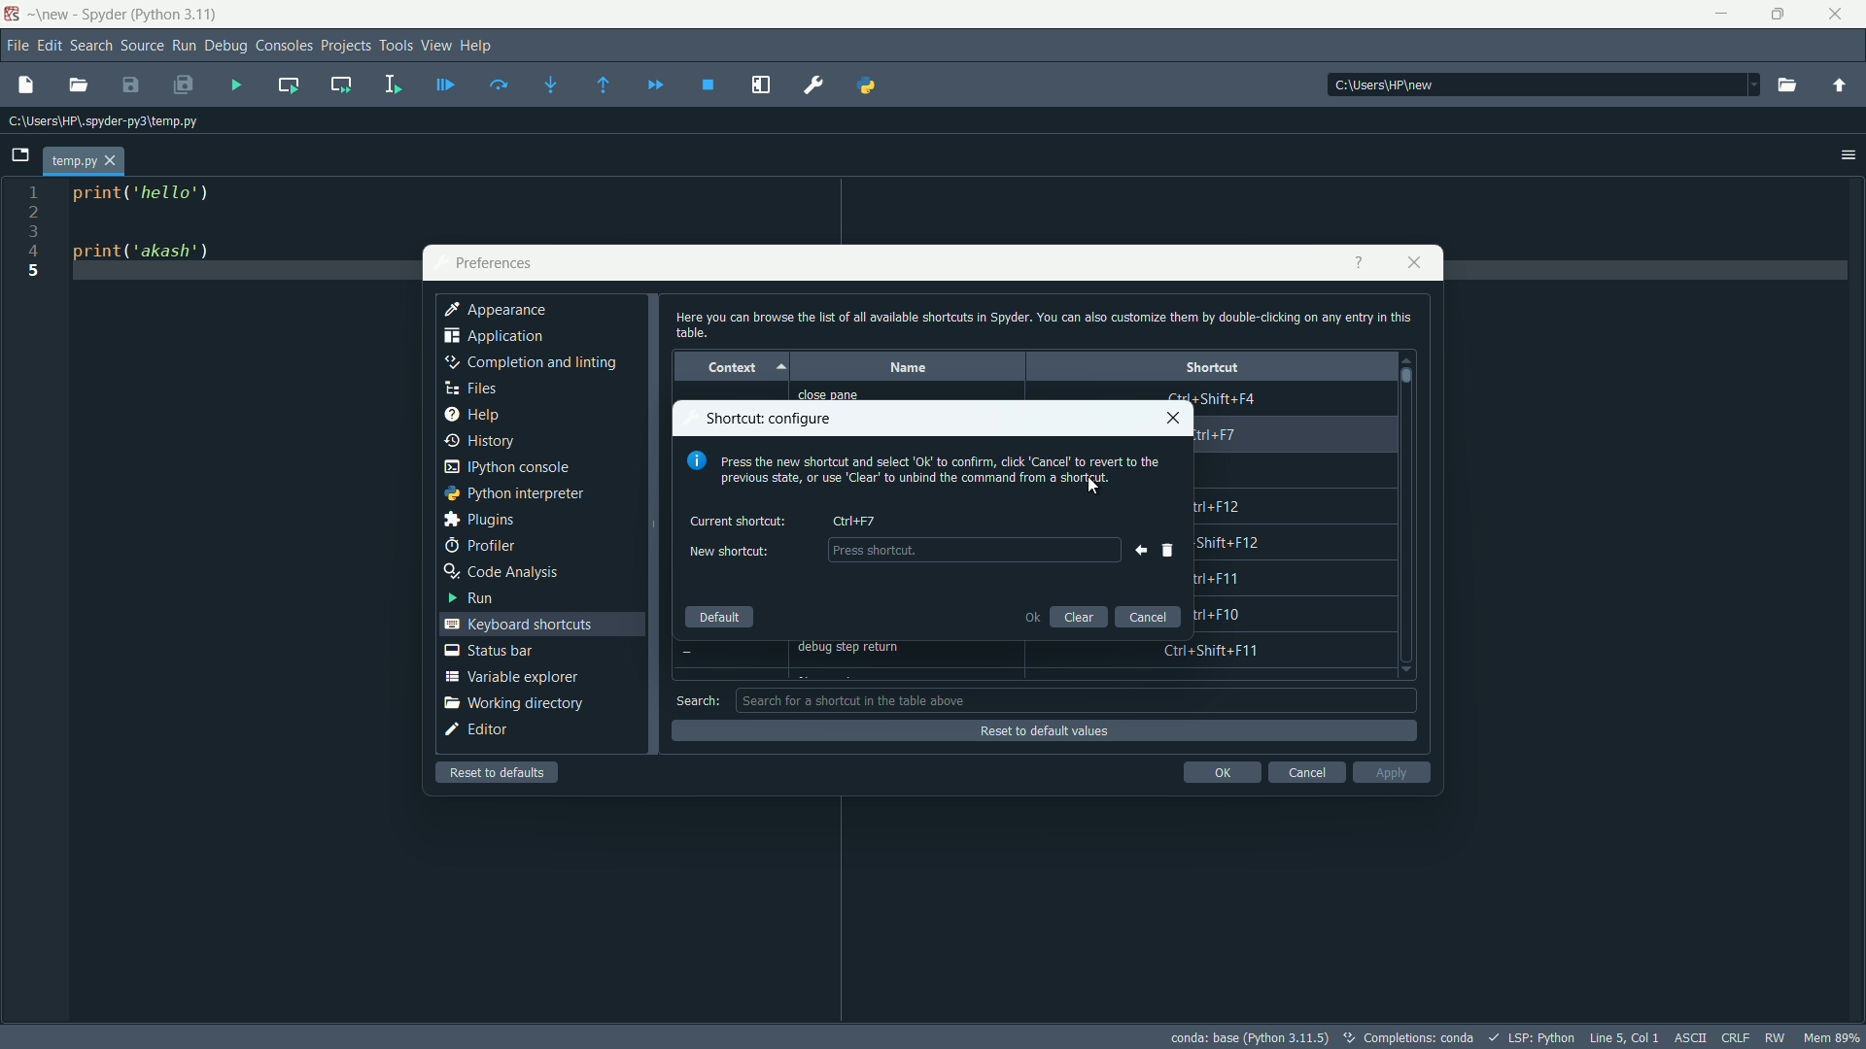 This screenshot has height=1049, width=1866. What do you see at coordinates (497, 310) in the screenshot?
I see `appearance` at bounding box center [497, 310].